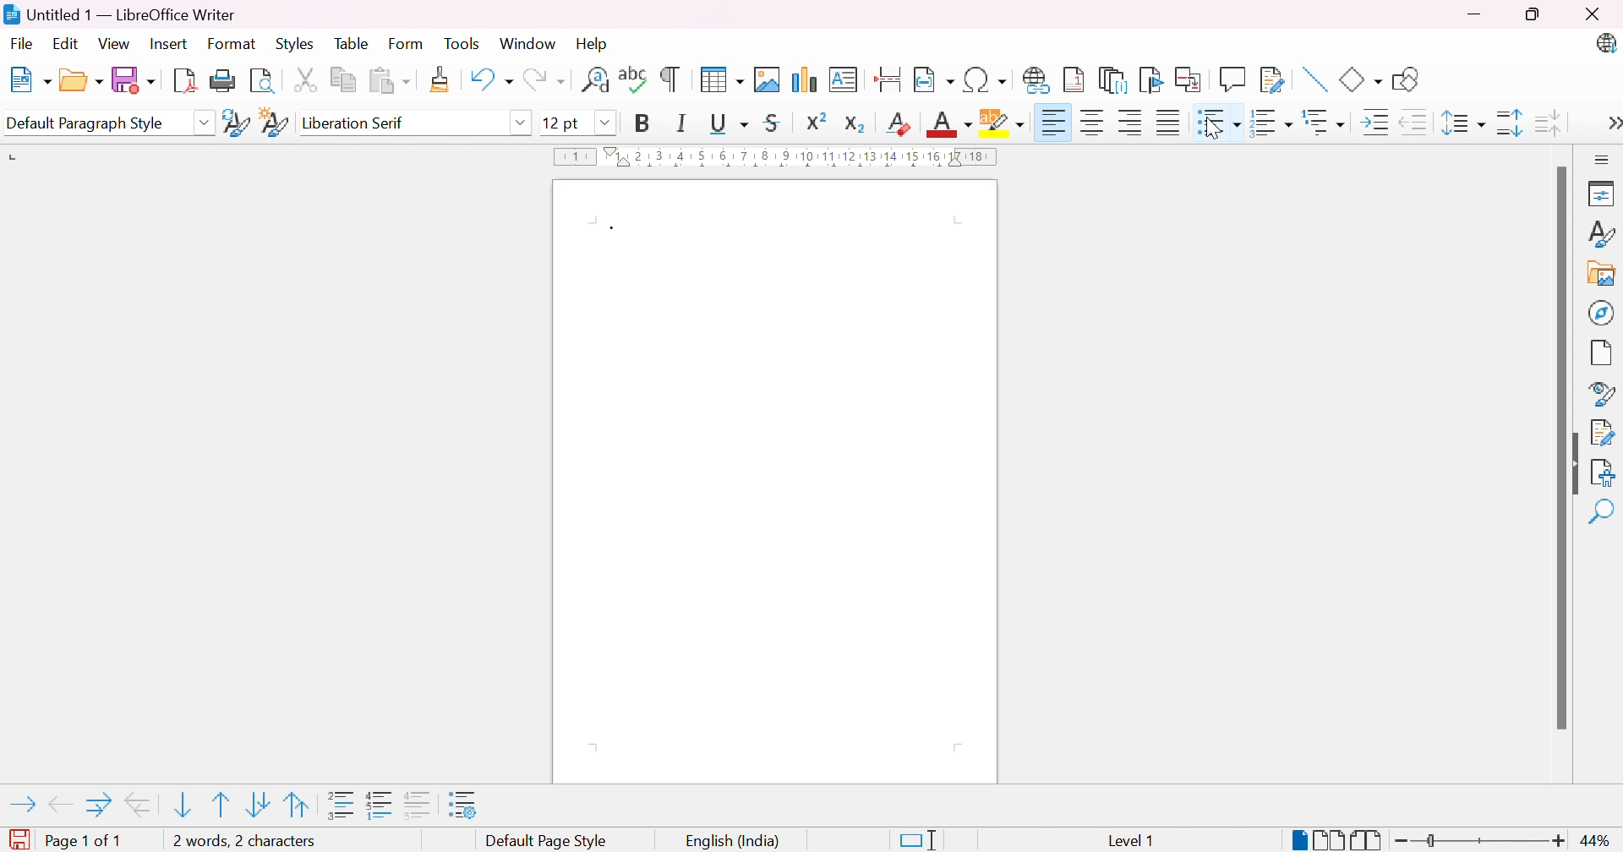  What do you see at coordinates (1557, 842) in the screenshot?
I see `Zoom in` at bounding box center [1557, 842].